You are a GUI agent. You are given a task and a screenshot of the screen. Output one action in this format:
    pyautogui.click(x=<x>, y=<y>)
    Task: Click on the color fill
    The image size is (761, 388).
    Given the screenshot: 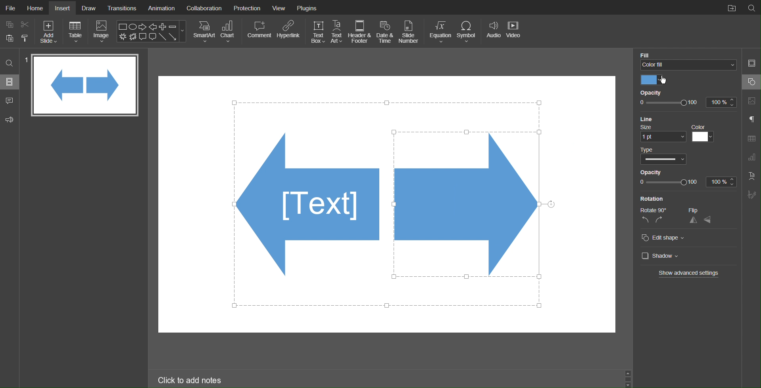 What is the action you would take?
    pyautogui.click(x=688, y=65)
    